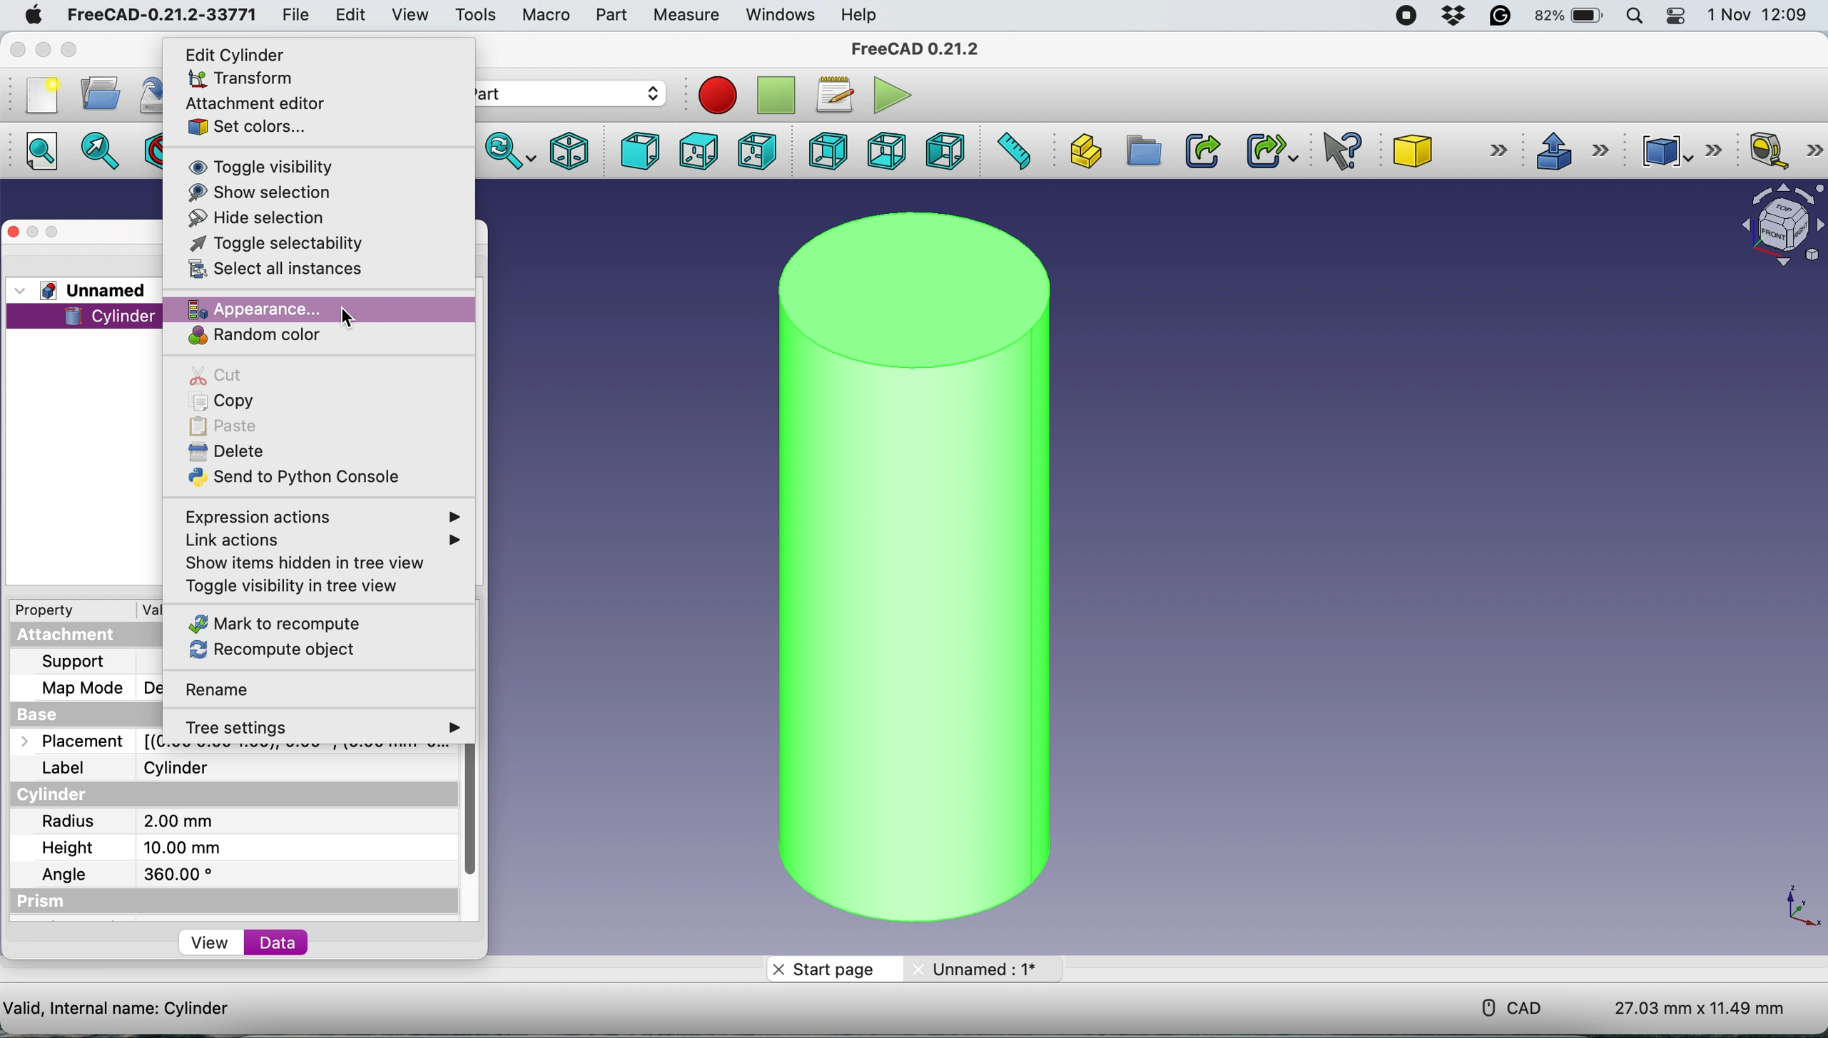  What do you see at coordinates (1637, 16) in the screenshot?
I see `spotlight search` at bounding box center [1637, 16].